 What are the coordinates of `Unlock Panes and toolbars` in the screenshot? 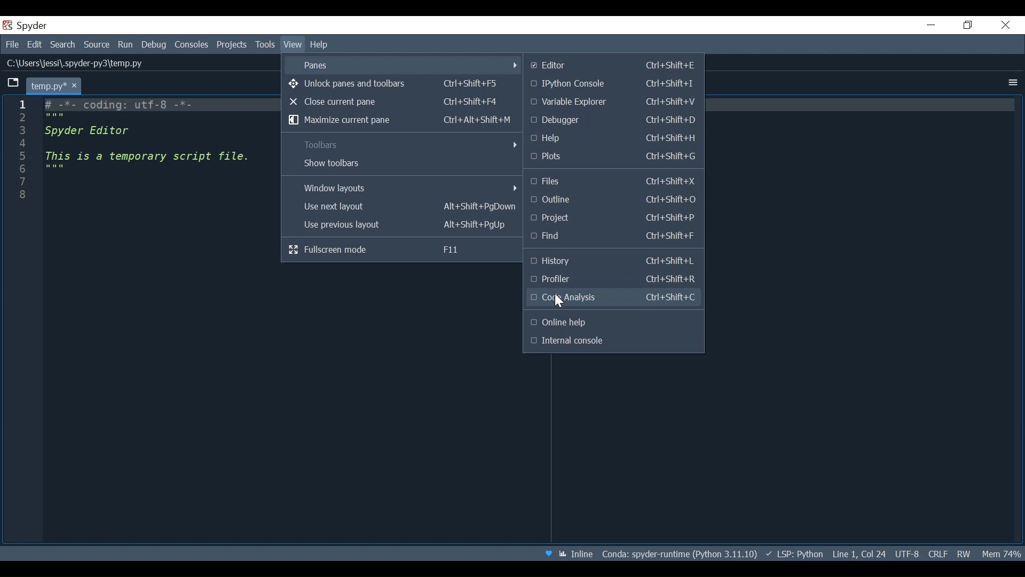 It's located at (400, 83).